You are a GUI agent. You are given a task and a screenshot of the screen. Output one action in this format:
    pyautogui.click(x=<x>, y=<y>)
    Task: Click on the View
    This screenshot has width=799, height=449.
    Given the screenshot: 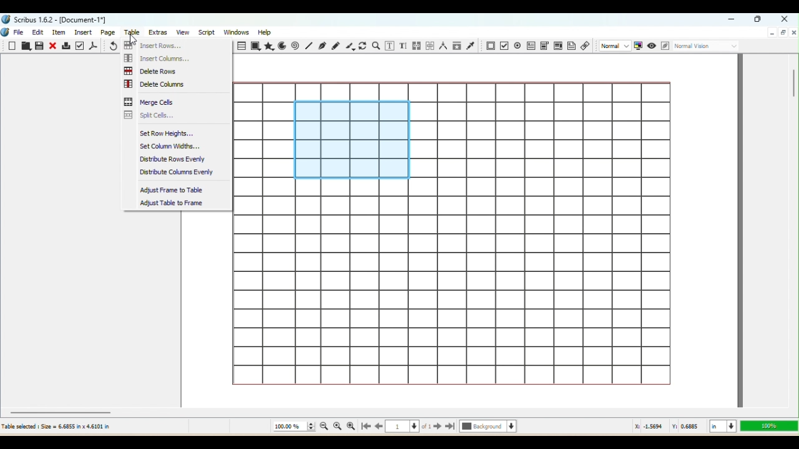 What is the action you would take?
    pyautogui.click(x=181, y=32)
    